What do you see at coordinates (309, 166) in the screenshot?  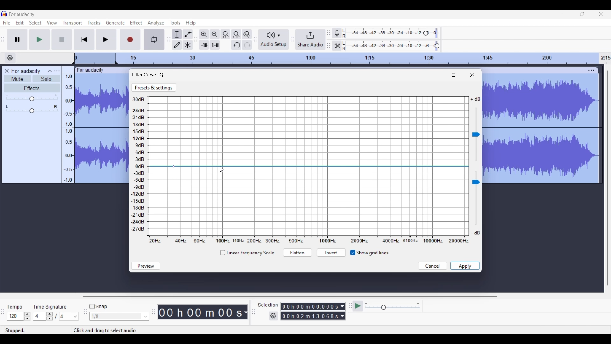 I see `Current curve` at bounding box center [309, 166].